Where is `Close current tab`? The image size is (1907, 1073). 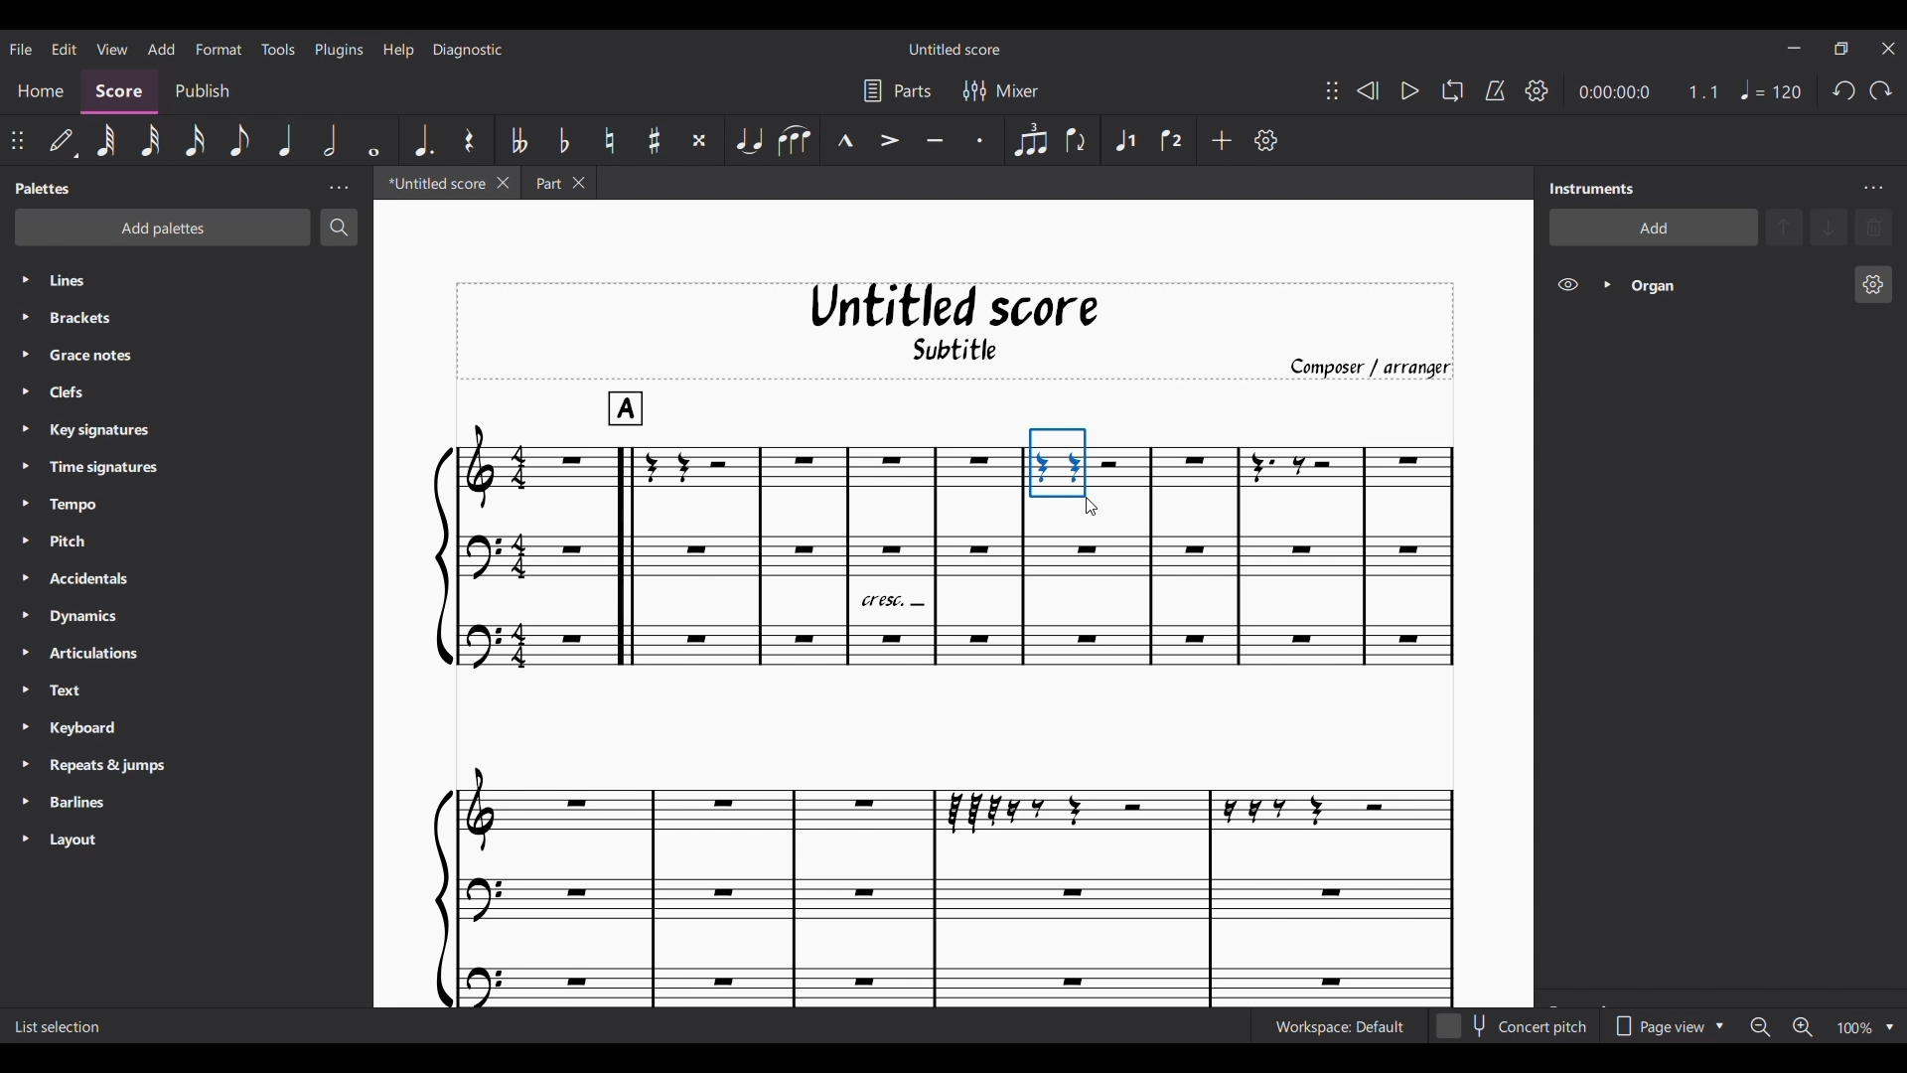 Close current tab is located at coordinates (504, 182).